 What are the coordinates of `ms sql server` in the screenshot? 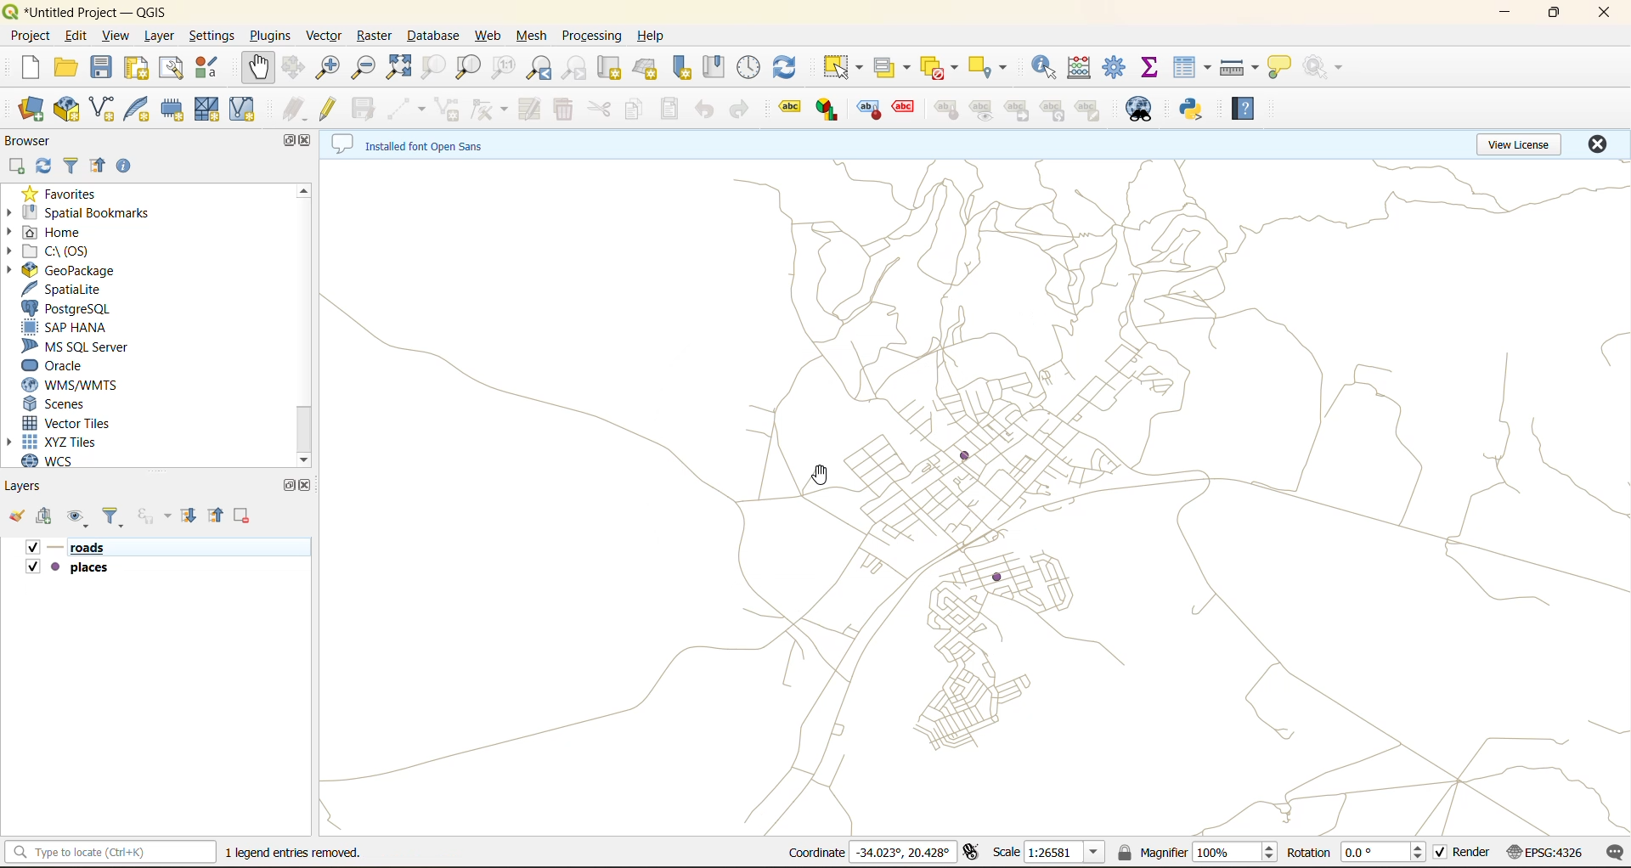 It's located at (90, 347).